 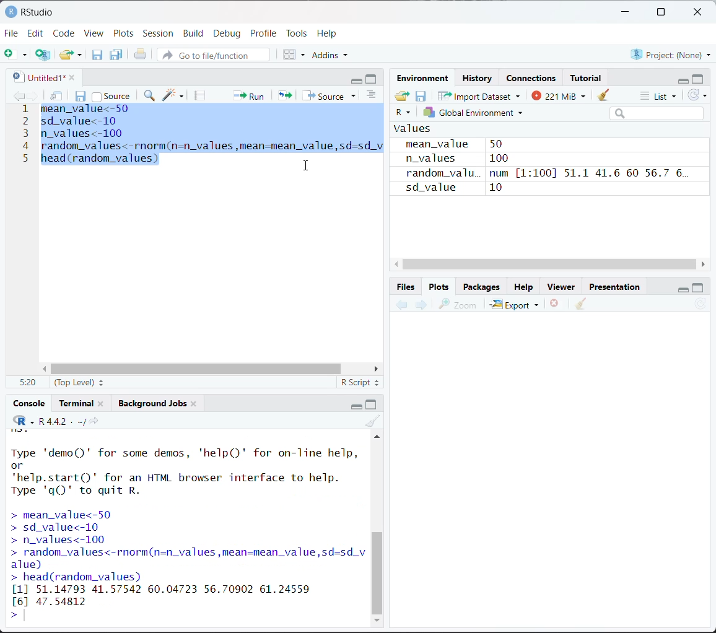 I want to click on Global environment, so click(x=474, y=113).